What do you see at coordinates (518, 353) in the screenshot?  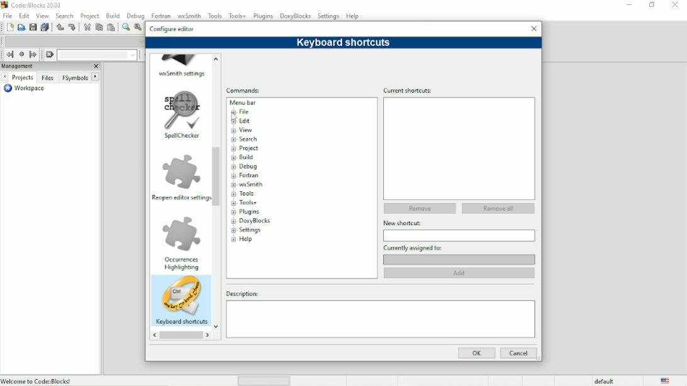 I see `Cancel` at bounding box center [518, 353].